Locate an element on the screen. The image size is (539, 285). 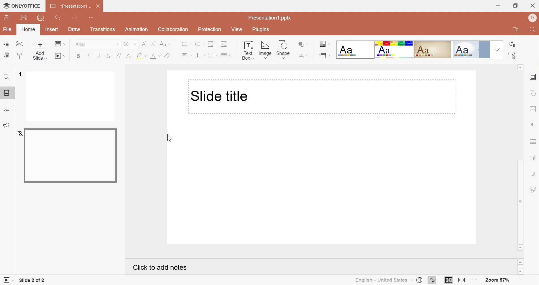
Numbering is located at coordinates (200, 44).